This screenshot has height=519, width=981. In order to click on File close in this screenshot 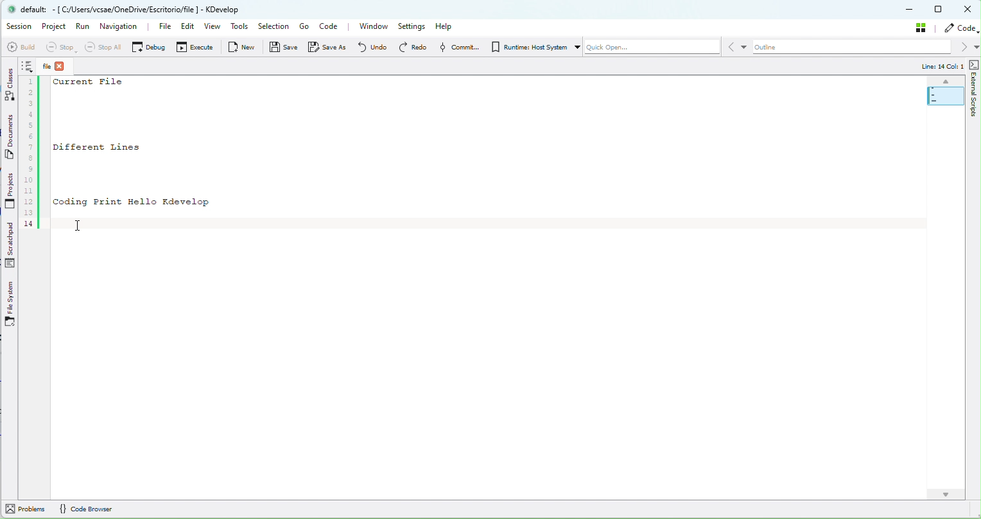, I will do `click(59, 66)`.